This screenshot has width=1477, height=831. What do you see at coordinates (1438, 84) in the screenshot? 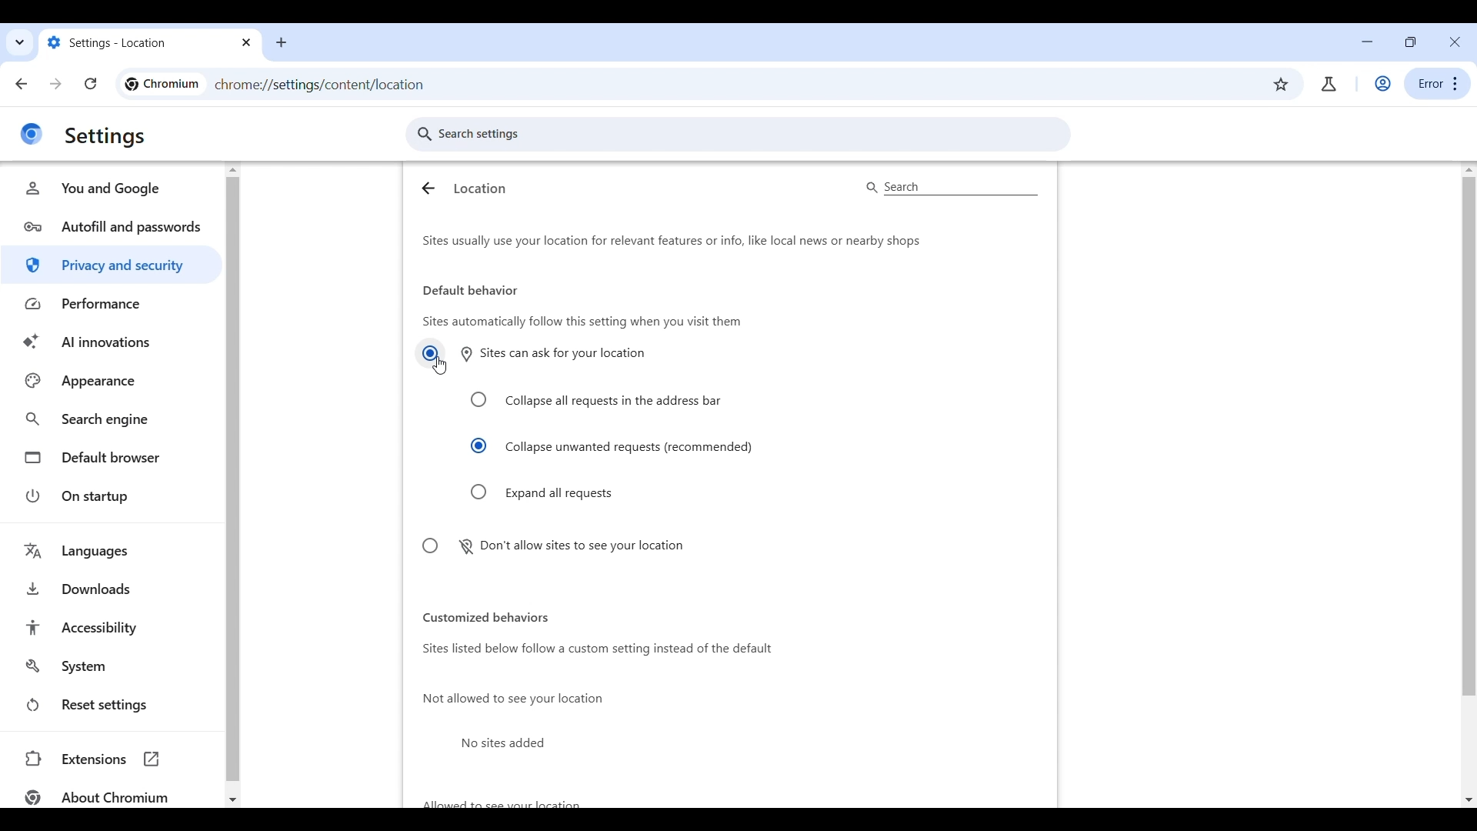
I see `error` at bounding box center [1438, 84].